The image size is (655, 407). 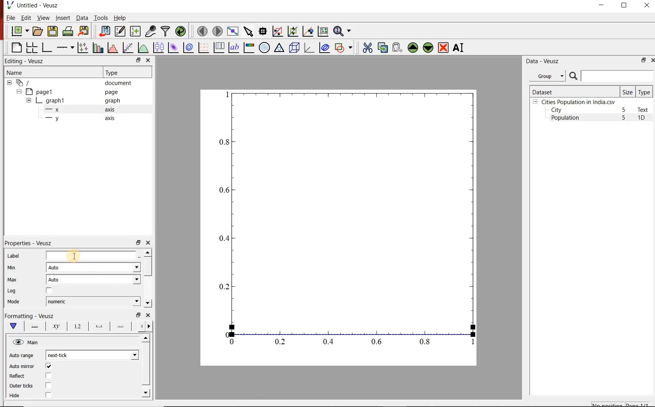 I want to click on Mode, so click(x=16, y=302).